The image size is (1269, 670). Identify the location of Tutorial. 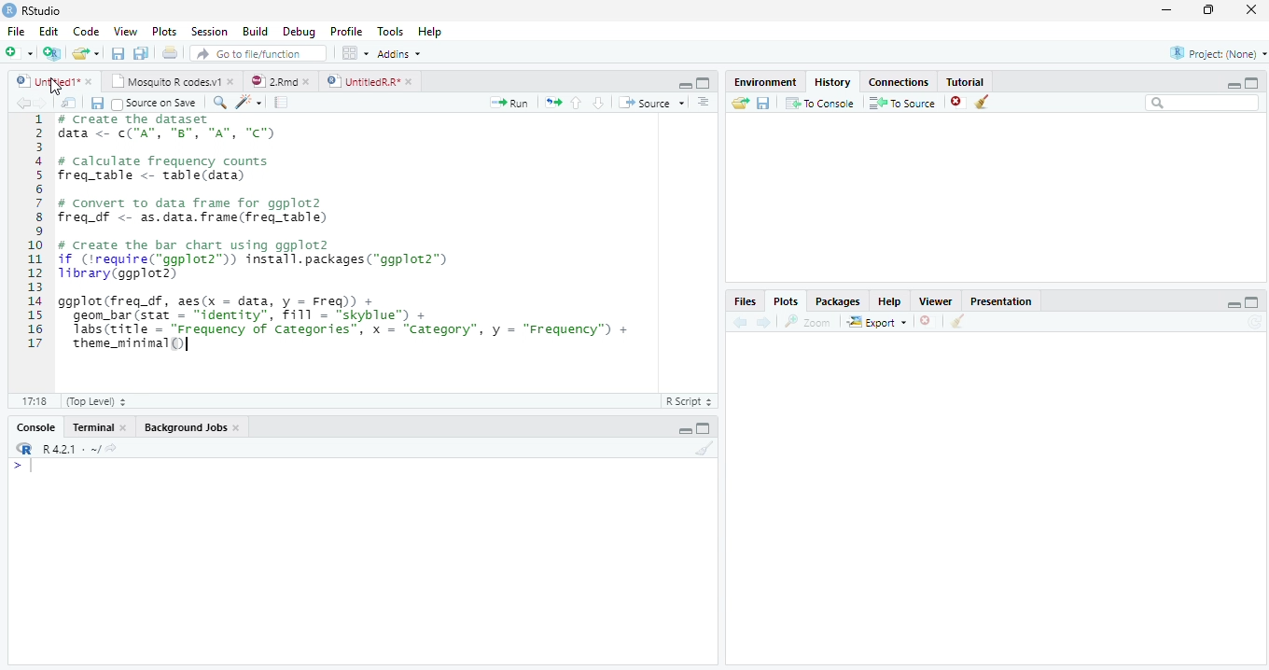
(966, 81).